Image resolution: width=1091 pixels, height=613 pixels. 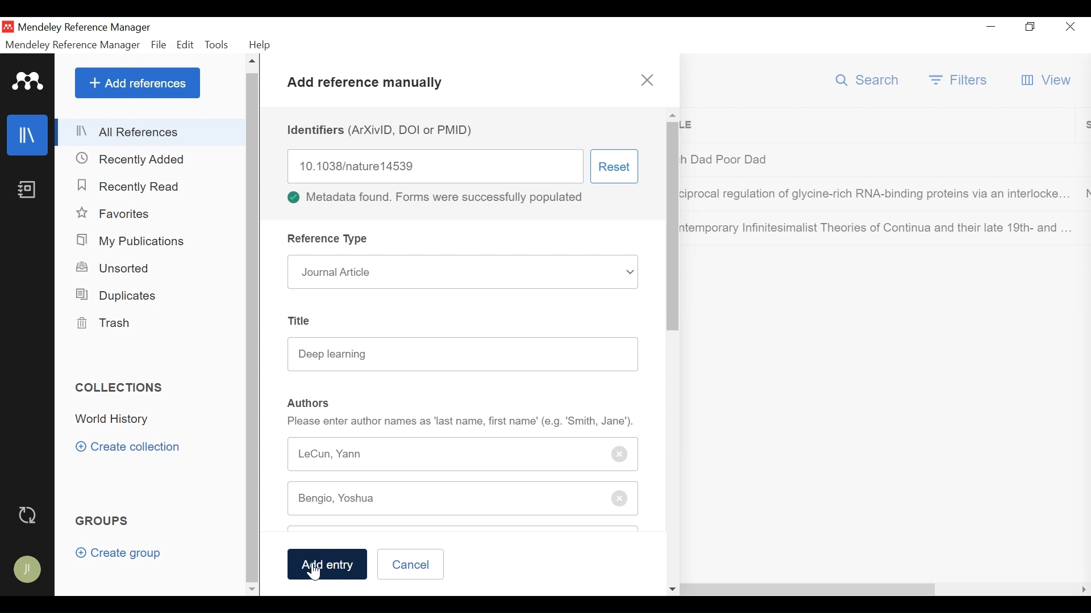 I want to click on Identifier, so click(x=435, y=167).